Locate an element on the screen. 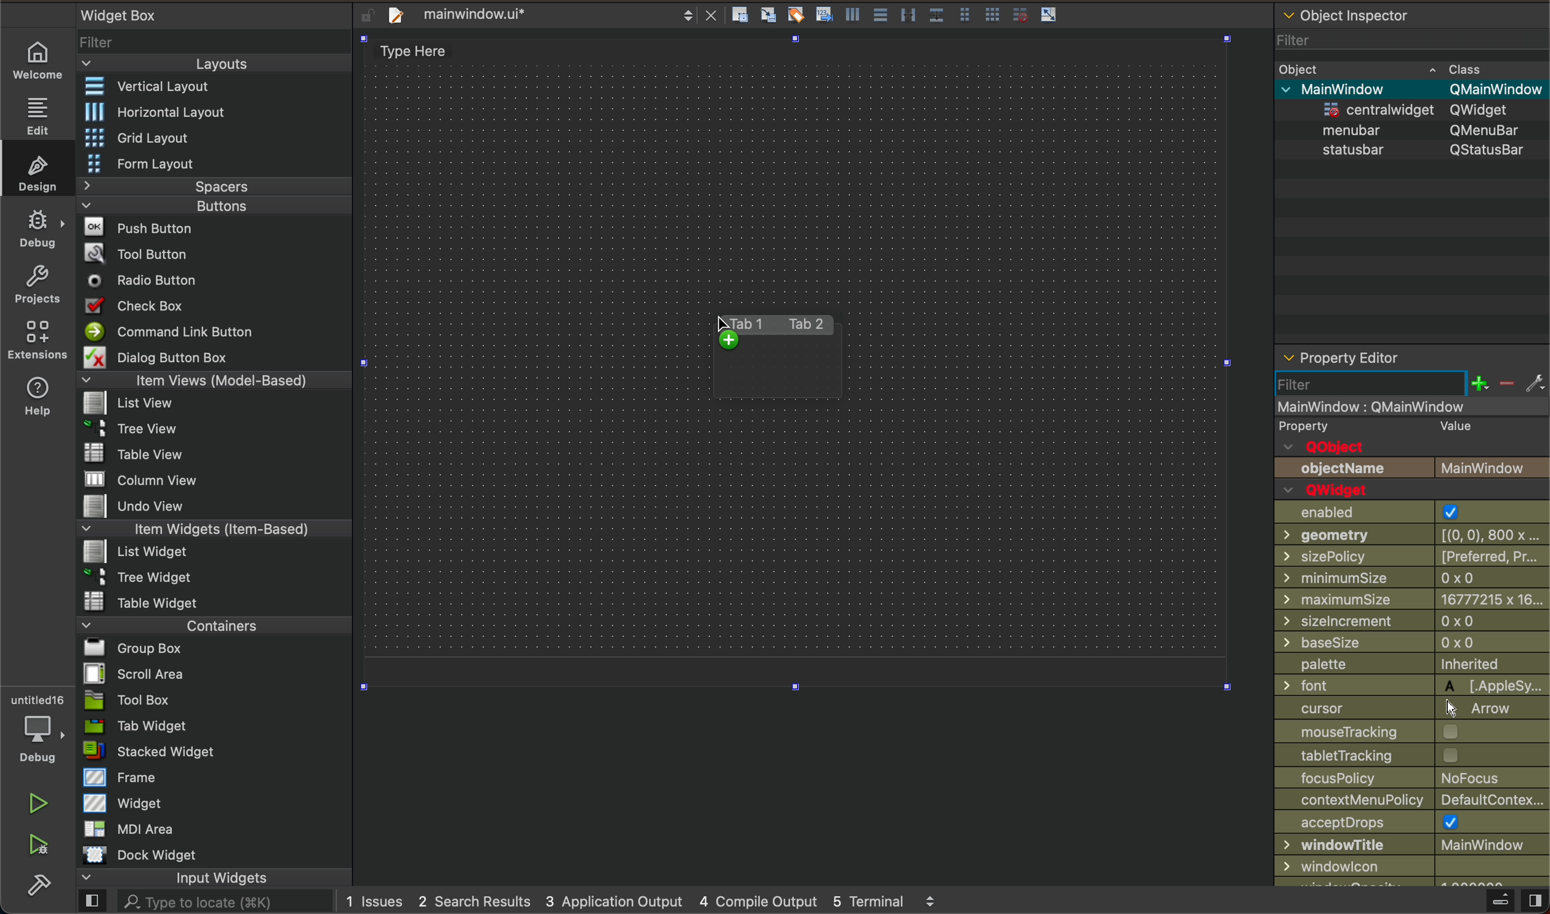 This screenshot has width=1550, height=914.  Radio Button is located at coordinates (135, 280).